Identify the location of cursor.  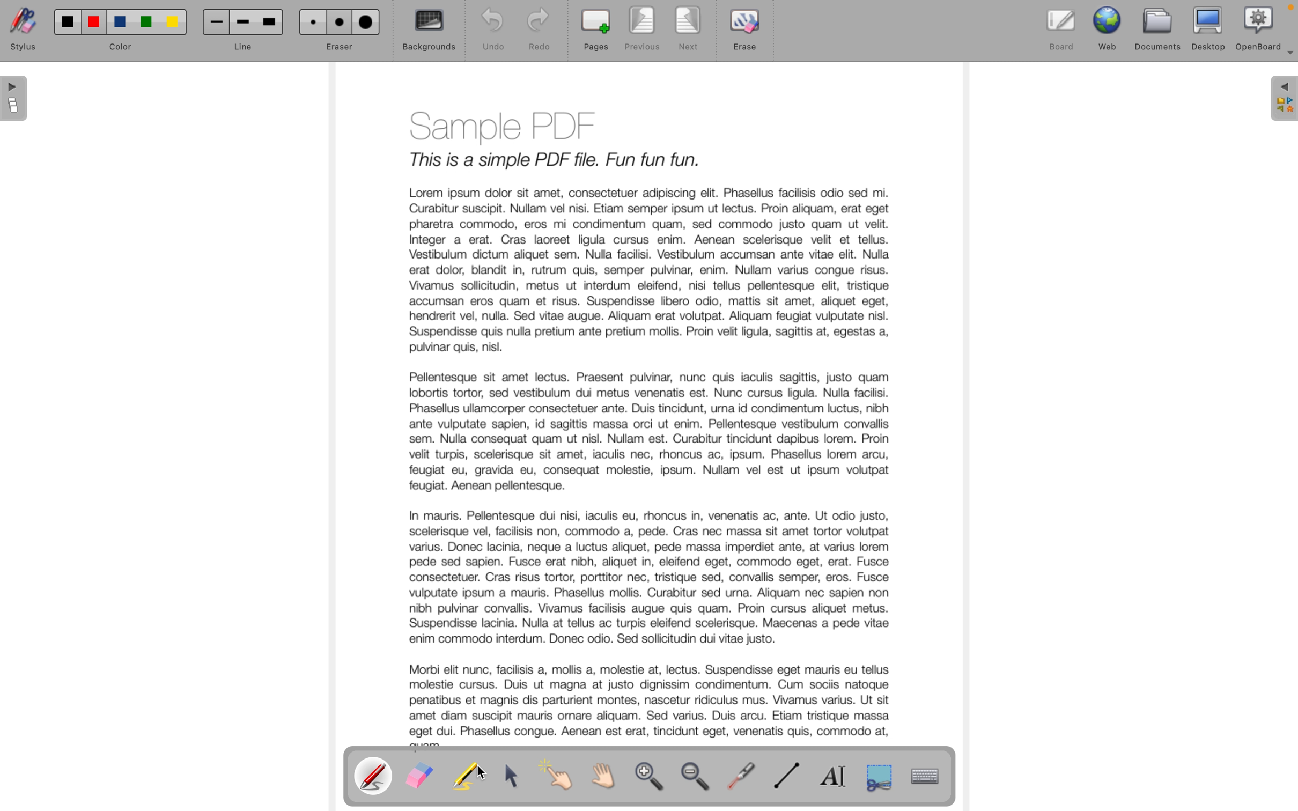
(484, 774).